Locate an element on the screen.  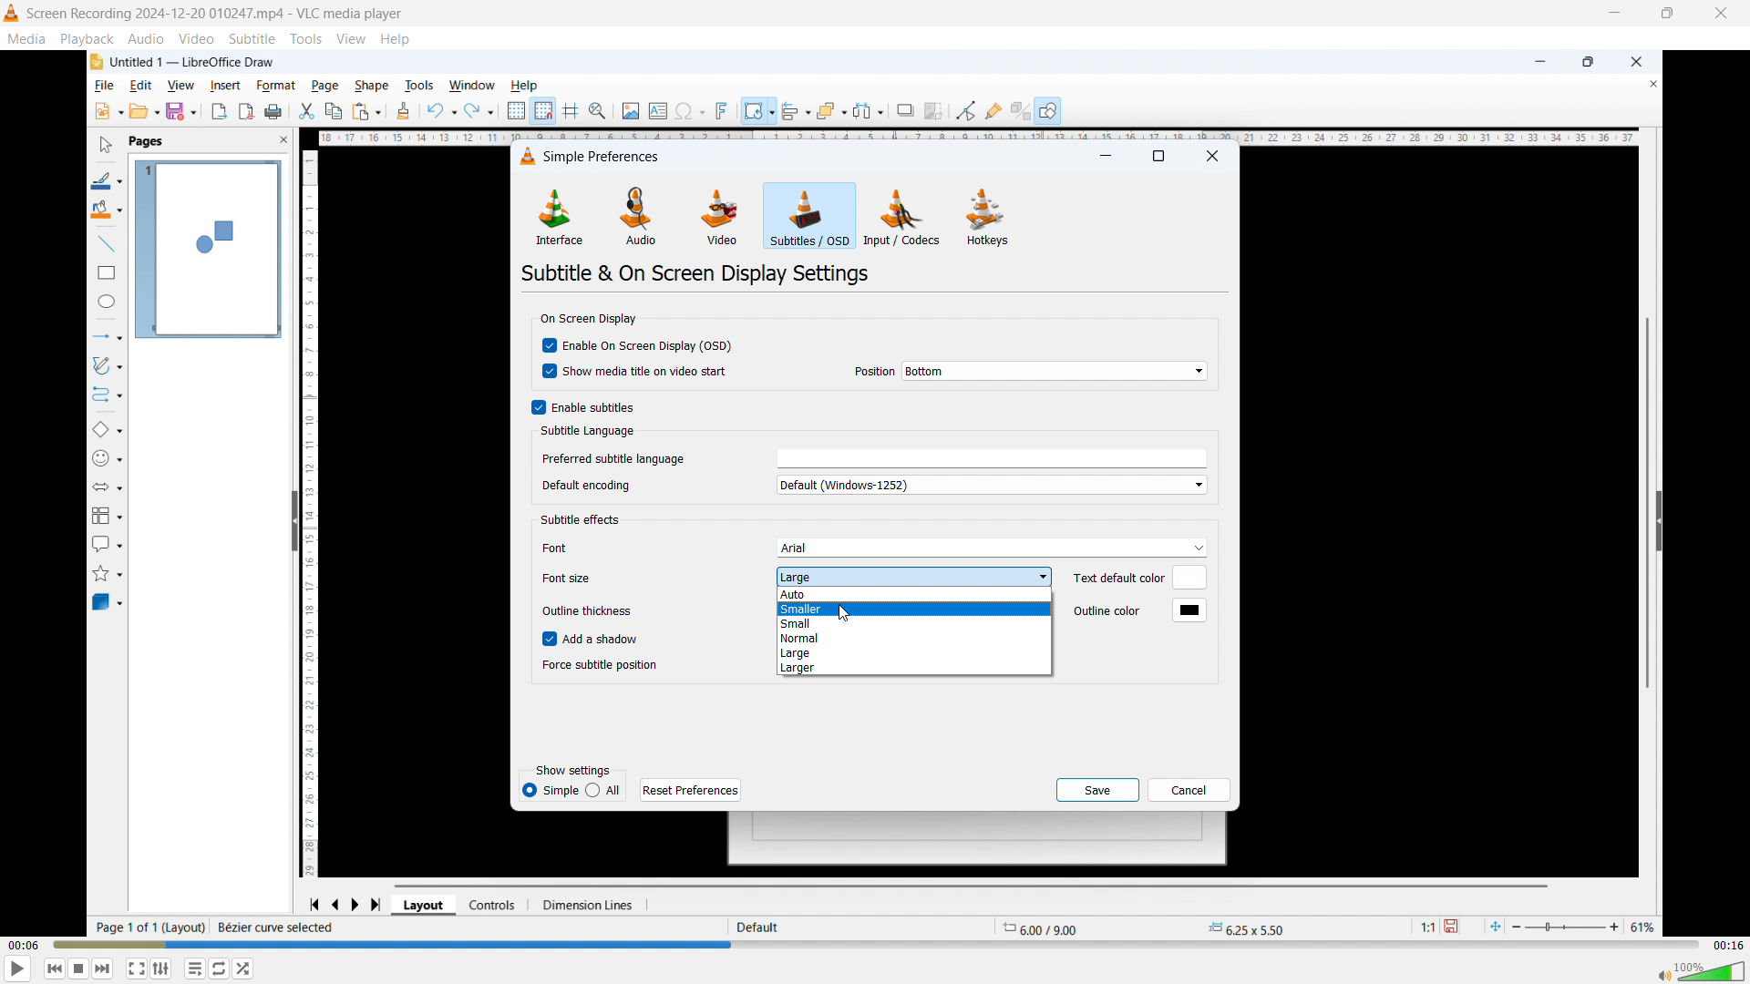
close  is located at coordinates (1721, 14).